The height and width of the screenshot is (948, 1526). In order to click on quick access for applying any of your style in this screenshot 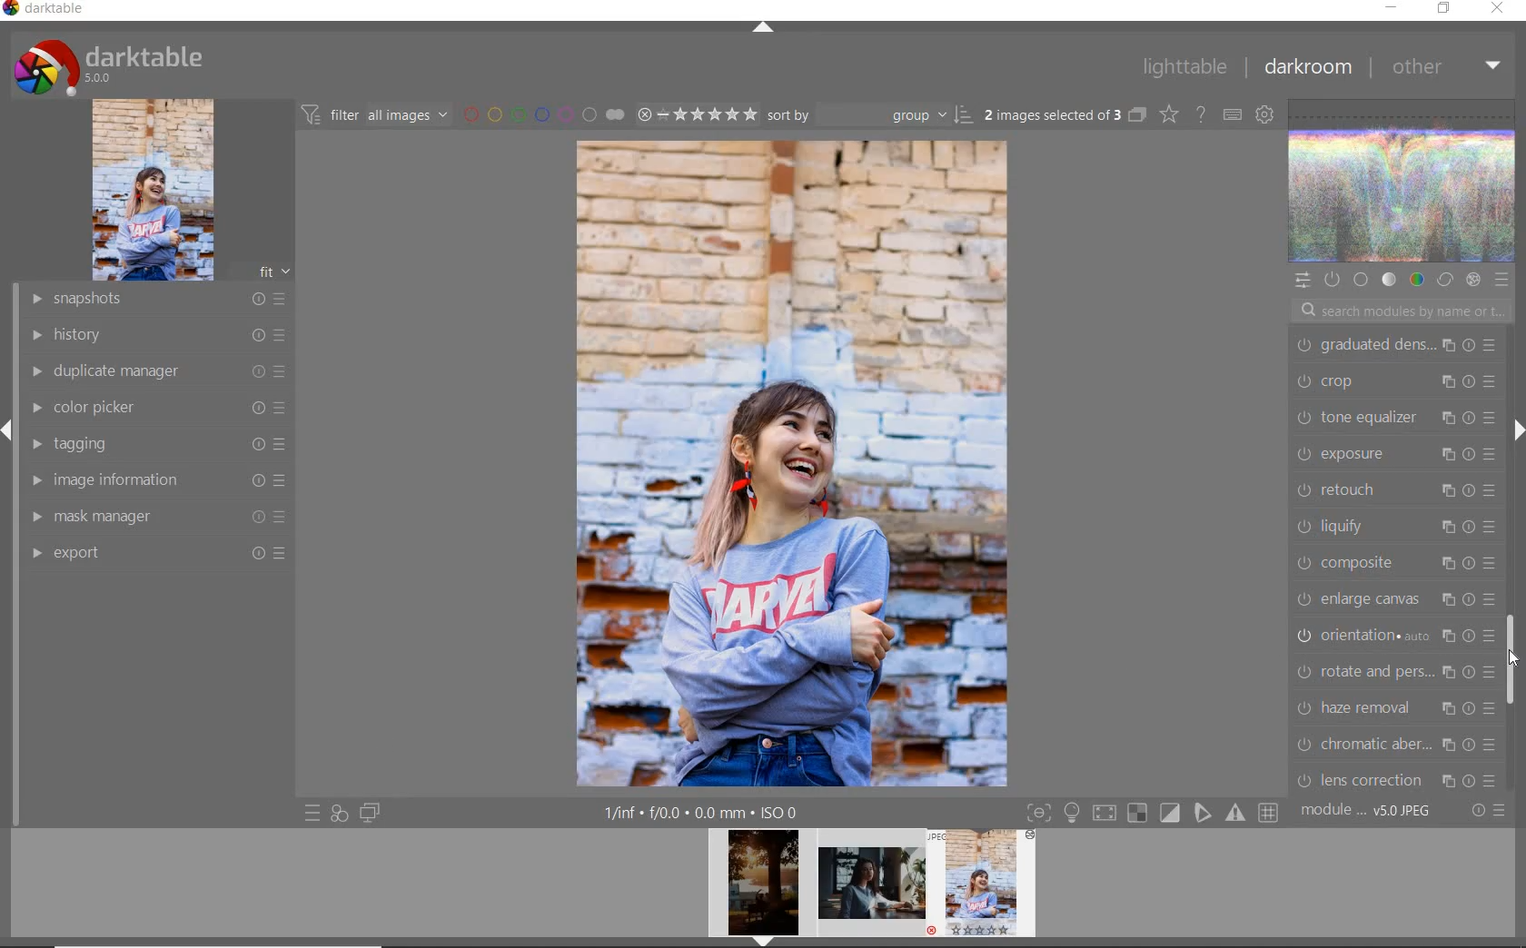, I will do `click(338, 813)`.